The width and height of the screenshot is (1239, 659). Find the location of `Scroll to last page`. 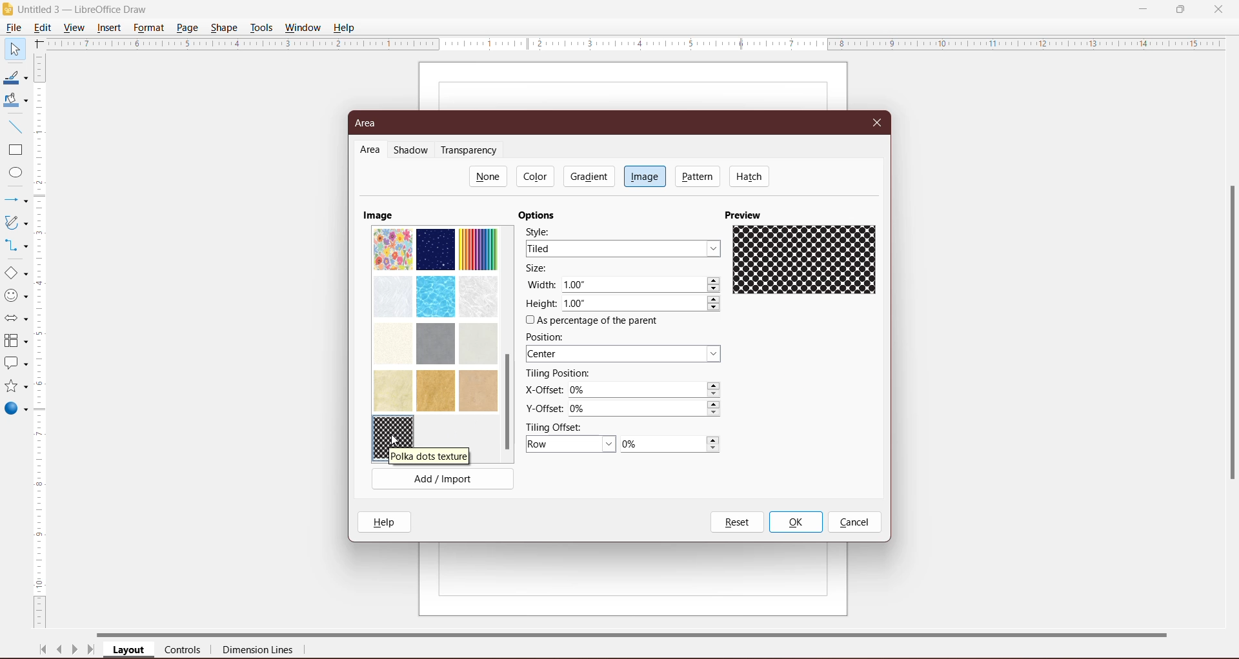

Scroll to last page is located at coordinates (92, 651).